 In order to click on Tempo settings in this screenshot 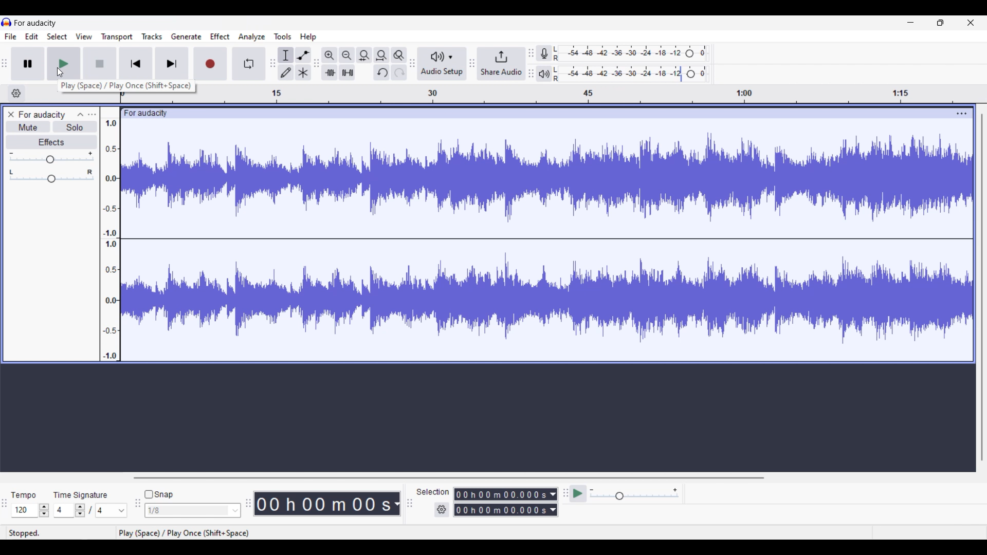, I will do `click(32, 510)`.